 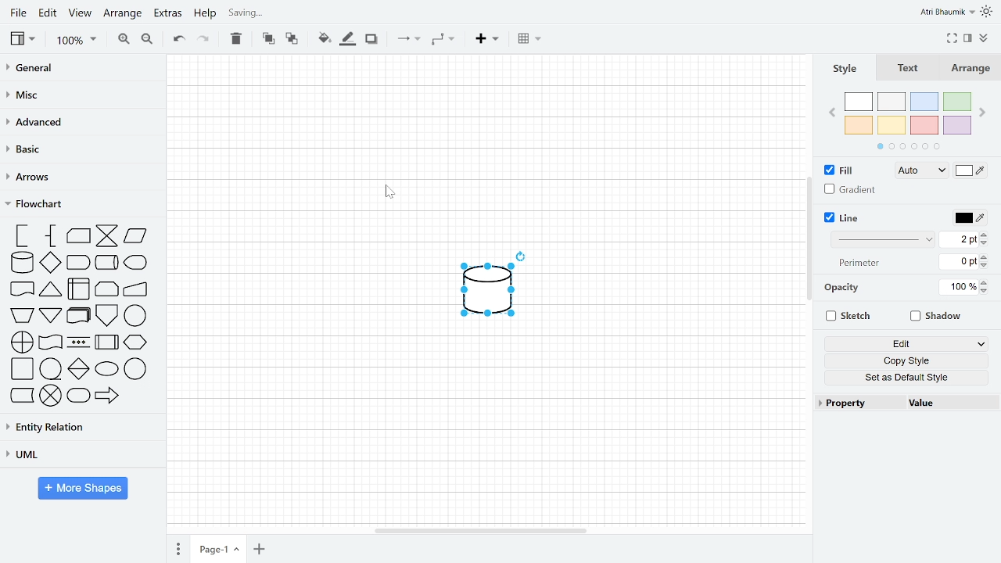 I want to click on Delete, so click(x=237, y=40).